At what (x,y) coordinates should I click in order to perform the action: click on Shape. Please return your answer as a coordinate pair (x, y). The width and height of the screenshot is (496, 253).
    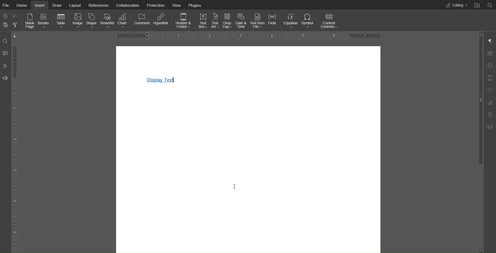
    Looking at the image, I should click on (92, 21).